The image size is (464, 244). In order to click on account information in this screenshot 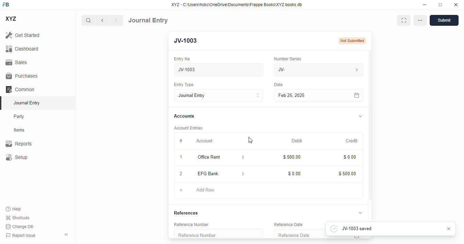, I will do `click(244, 174)`.